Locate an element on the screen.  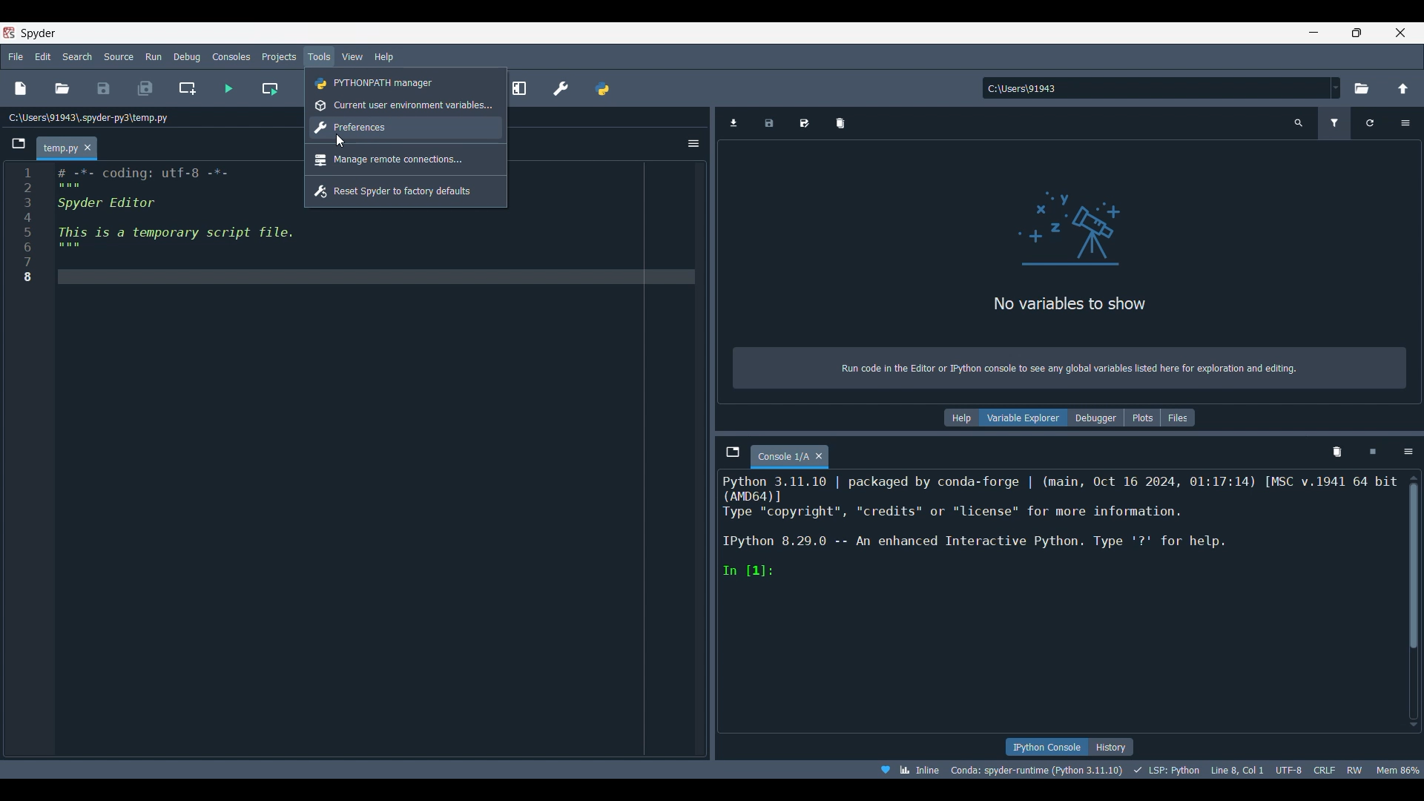
Debug menu is located at coordinates (187, 56).